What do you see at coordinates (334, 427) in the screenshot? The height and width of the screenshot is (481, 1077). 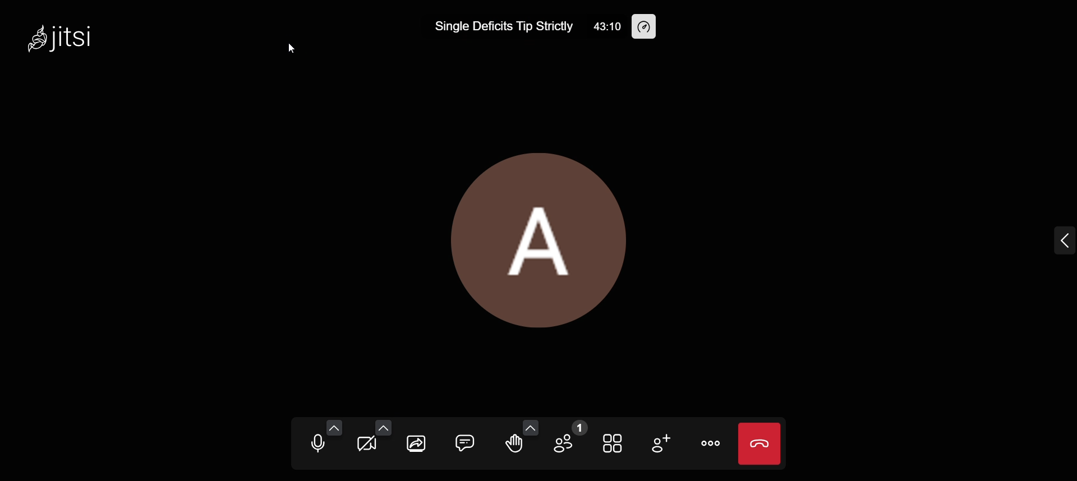 I see `audio setting` at bounding box center [334, 427].